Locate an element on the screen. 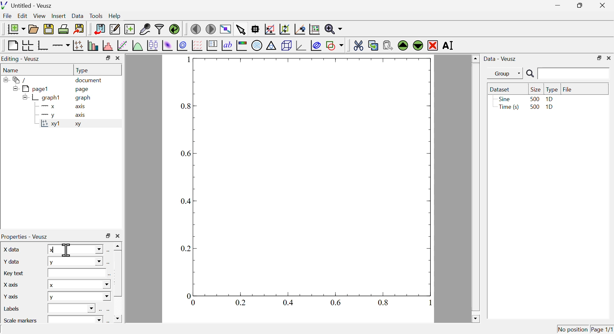  0 is located at coordinates (194, 303).